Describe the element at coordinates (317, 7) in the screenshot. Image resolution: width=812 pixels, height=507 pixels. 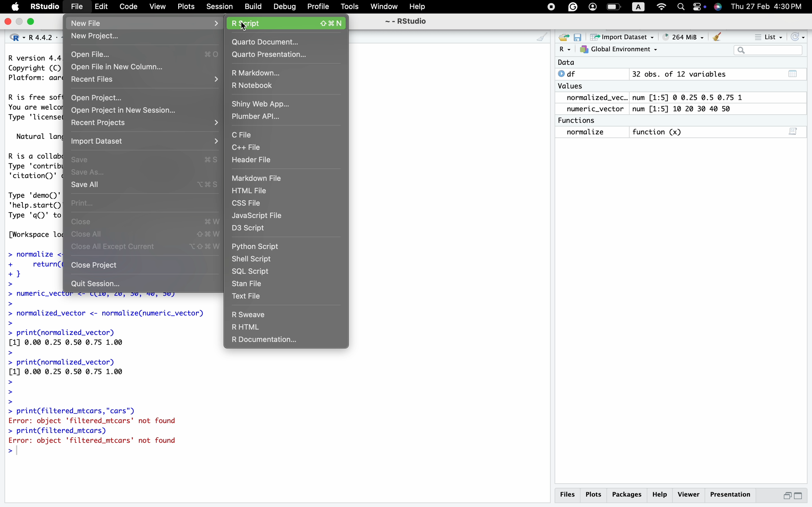
I see `profile` at that location.